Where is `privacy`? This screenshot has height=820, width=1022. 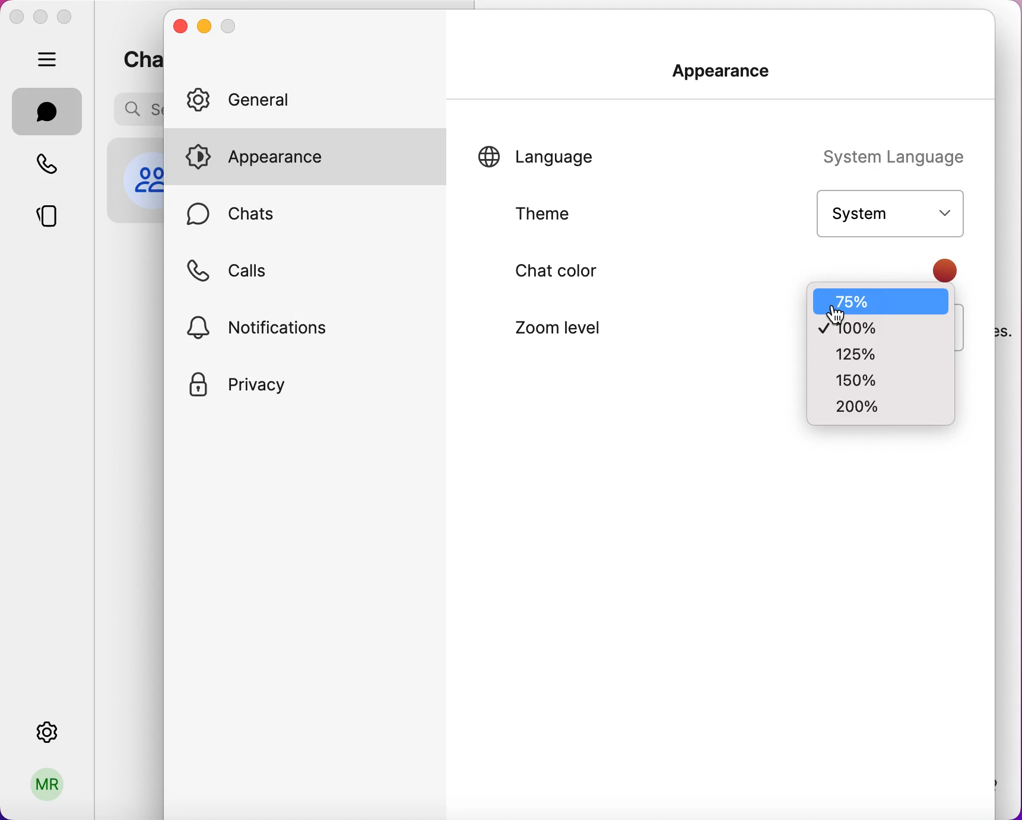
privacy is located at coordinates (252, 389).